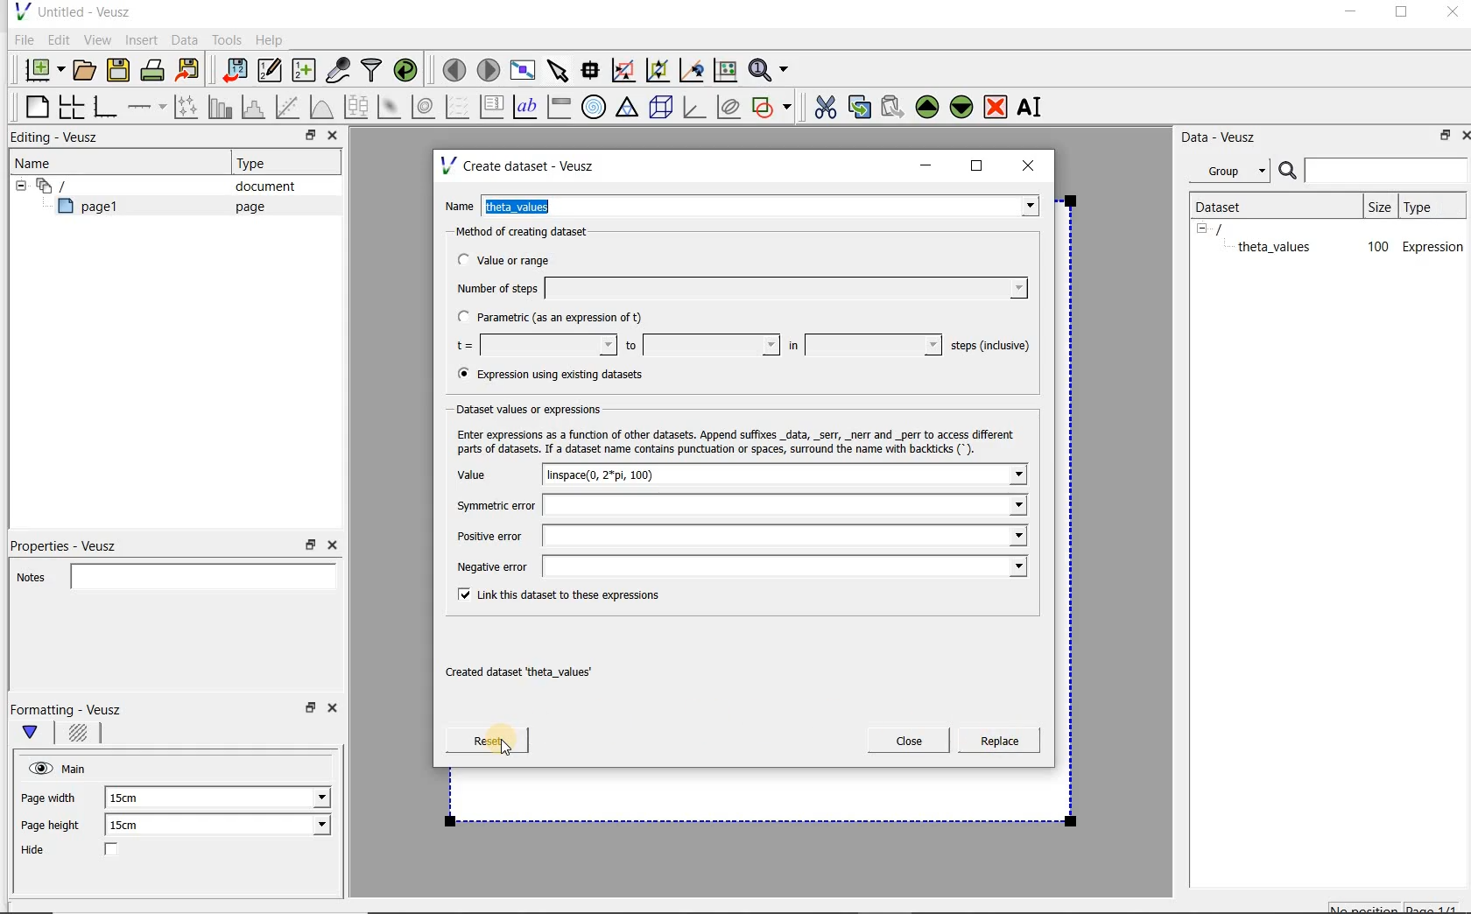 The image size is (1471, 914). Describe the element at coordinates (221, 107) in the screenshot. I see `plot bar charts` at that location.